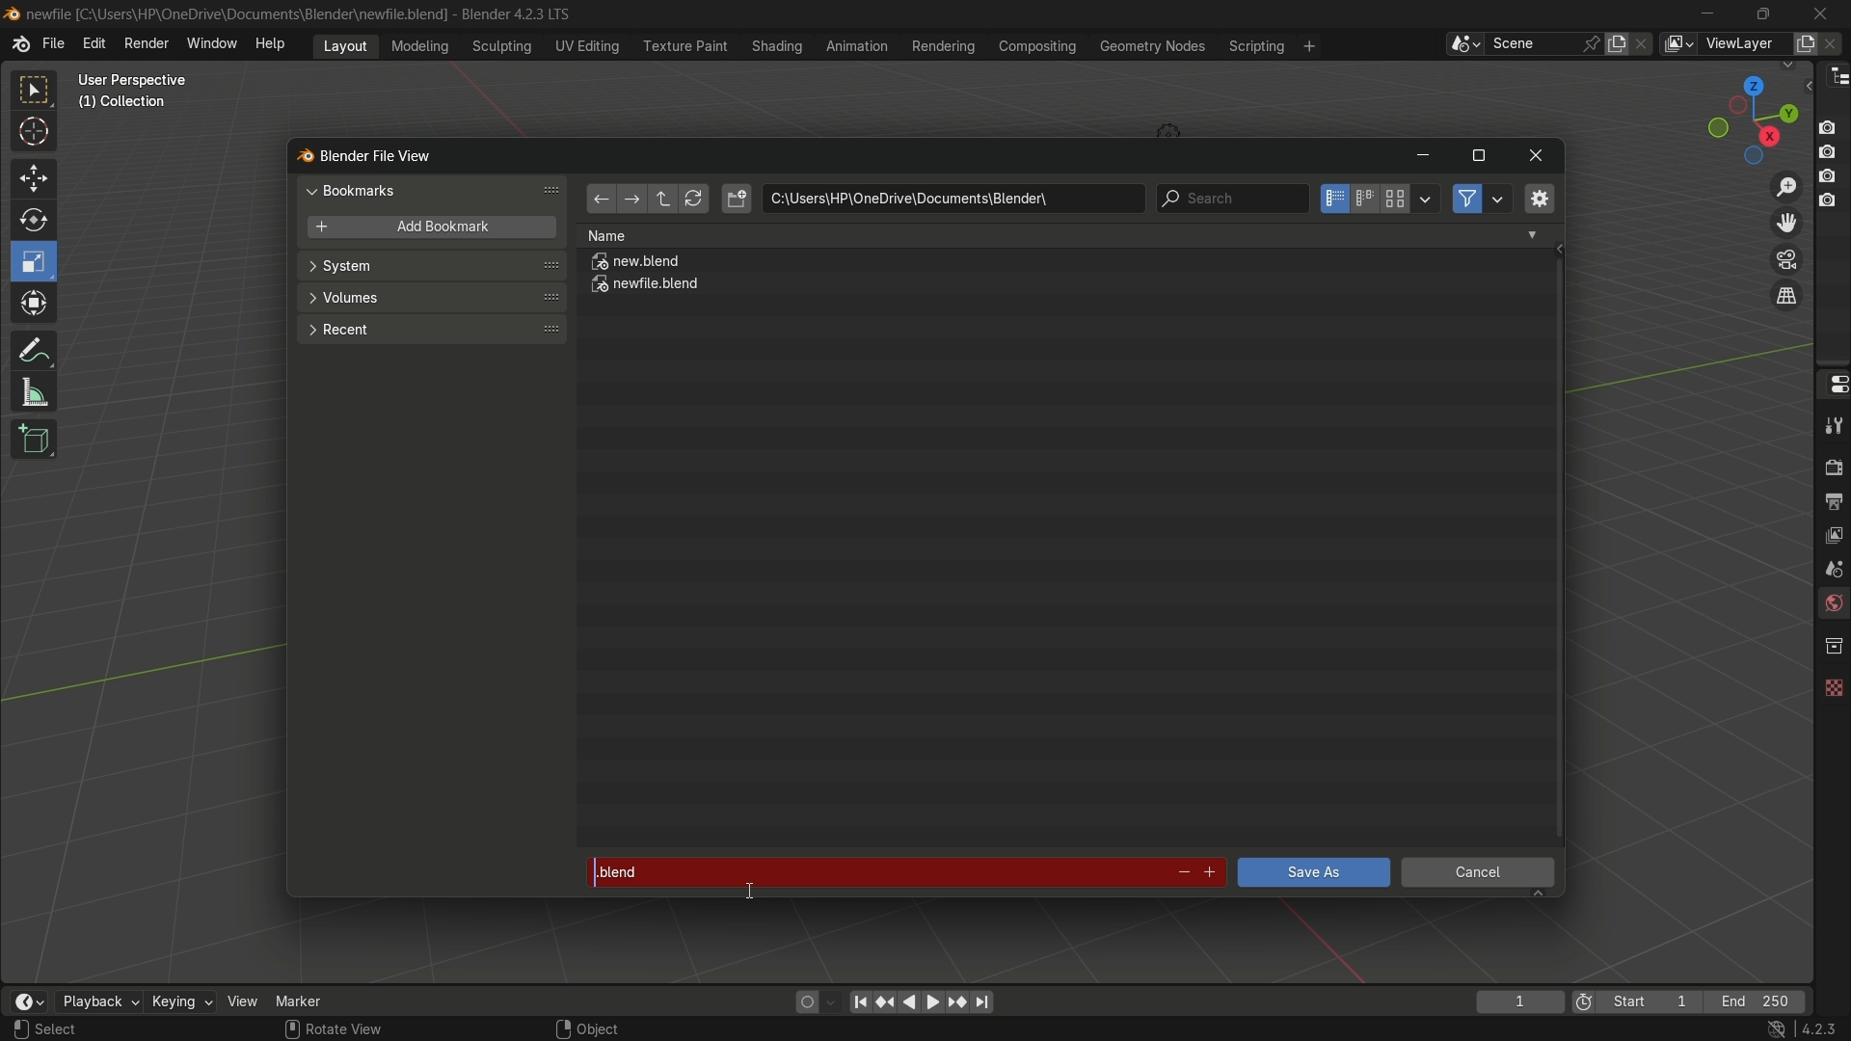  Describe the element at coordinates (1532, 42) in the screenshot. I see `scene name` at that location.